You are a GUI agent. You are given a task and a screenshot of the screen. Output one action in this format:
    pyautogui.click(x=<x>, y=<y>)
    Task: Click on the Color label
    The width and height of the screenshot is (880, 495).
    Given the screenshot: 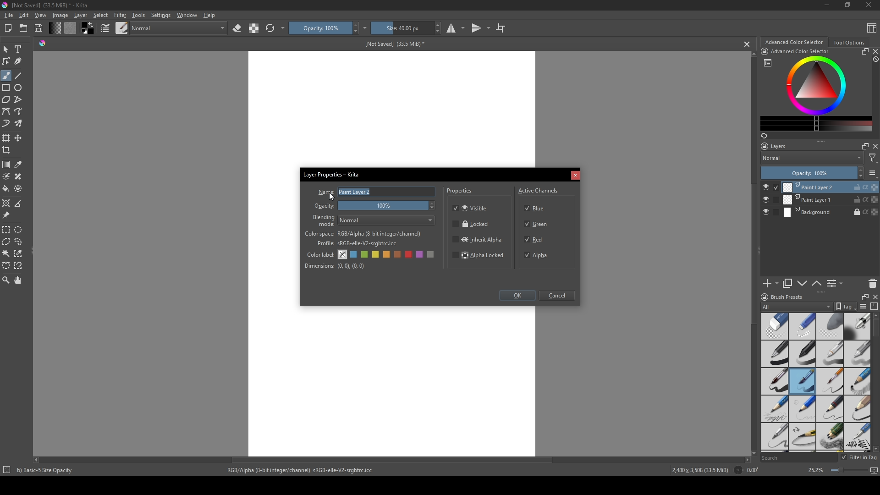 What is the action you would take?
    pyautogui.click(x=319, y=253)
    